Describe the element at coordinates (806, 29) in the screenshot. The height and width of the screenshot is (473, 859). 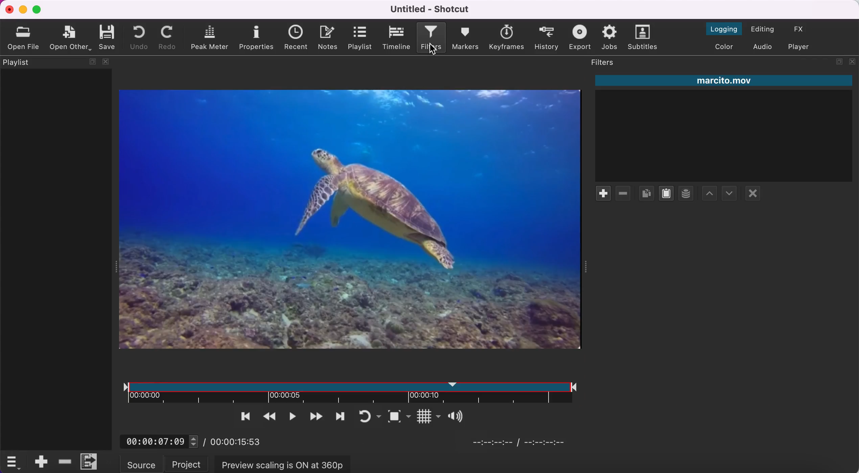
I see `switch to the effect layout` at that location.